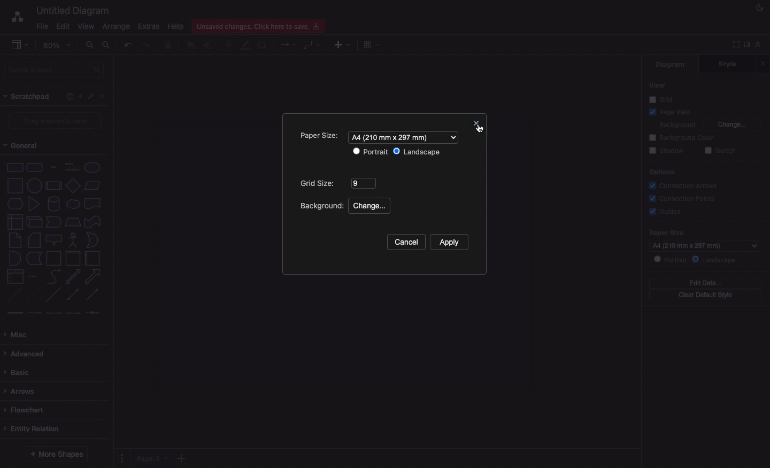 The height and width of the screenshot is (468, 770). Describe the element at coordinates (664, 210) in the screenshot. I see `Guides` at that location.